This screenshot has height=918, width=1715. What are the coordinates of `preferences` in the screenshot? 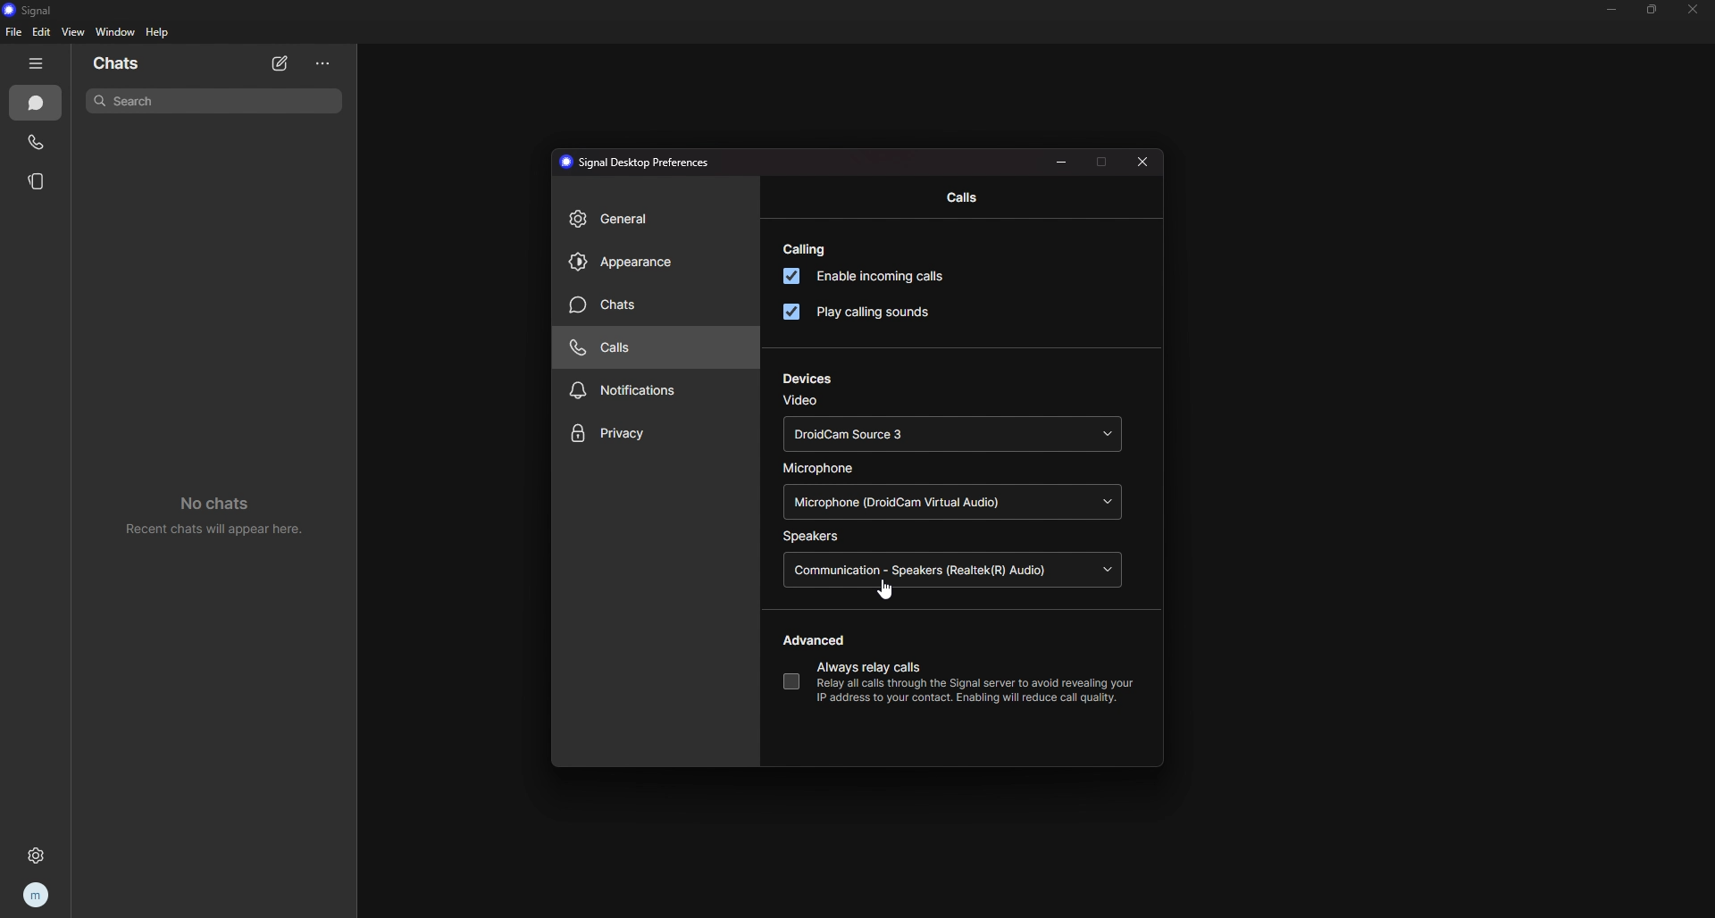 It's located at (640, 163).